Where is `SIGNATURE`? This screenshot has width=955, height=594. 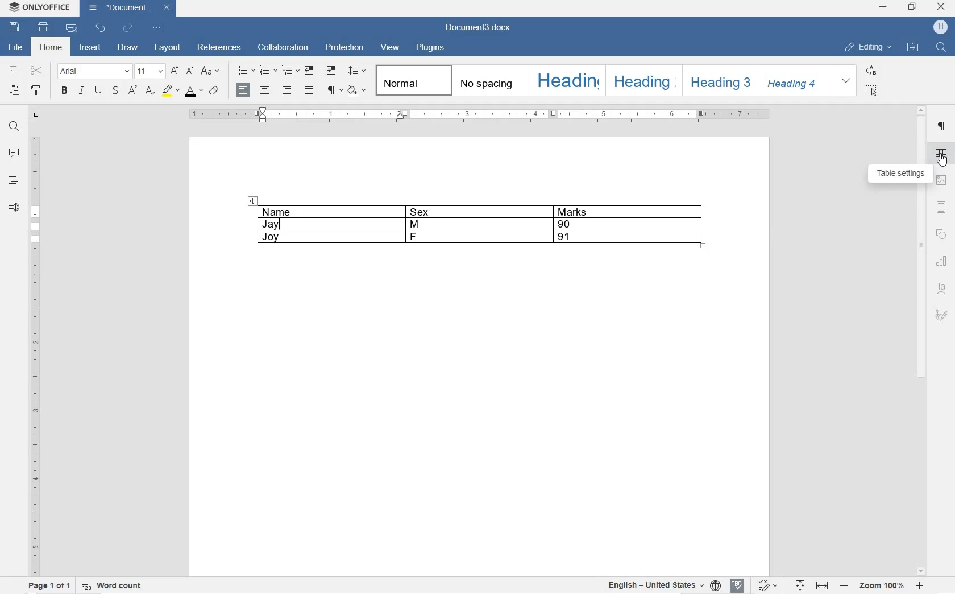 SIGNATURE is located at coordinates (941, 316).